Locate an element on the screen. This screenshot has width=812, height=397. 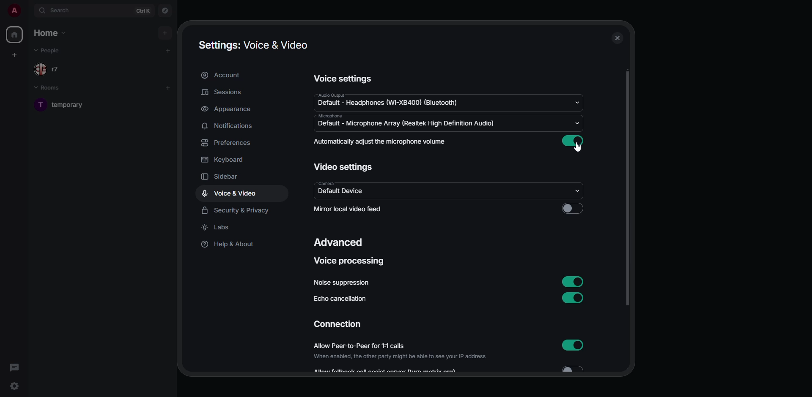
echo cancellation is located at coordinates (343, 298).